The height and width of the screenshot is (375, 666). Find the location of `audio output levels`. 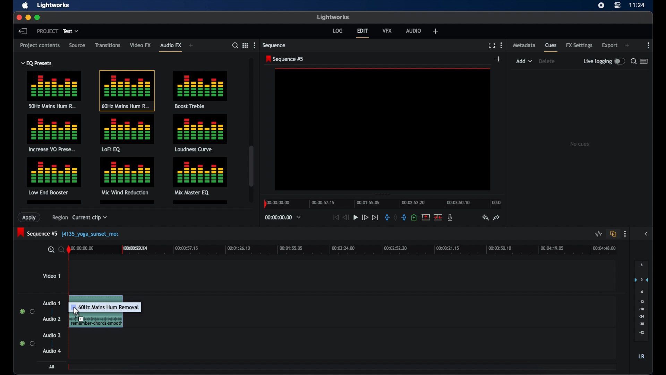

audio output levels is located at coordinates (641, 301).